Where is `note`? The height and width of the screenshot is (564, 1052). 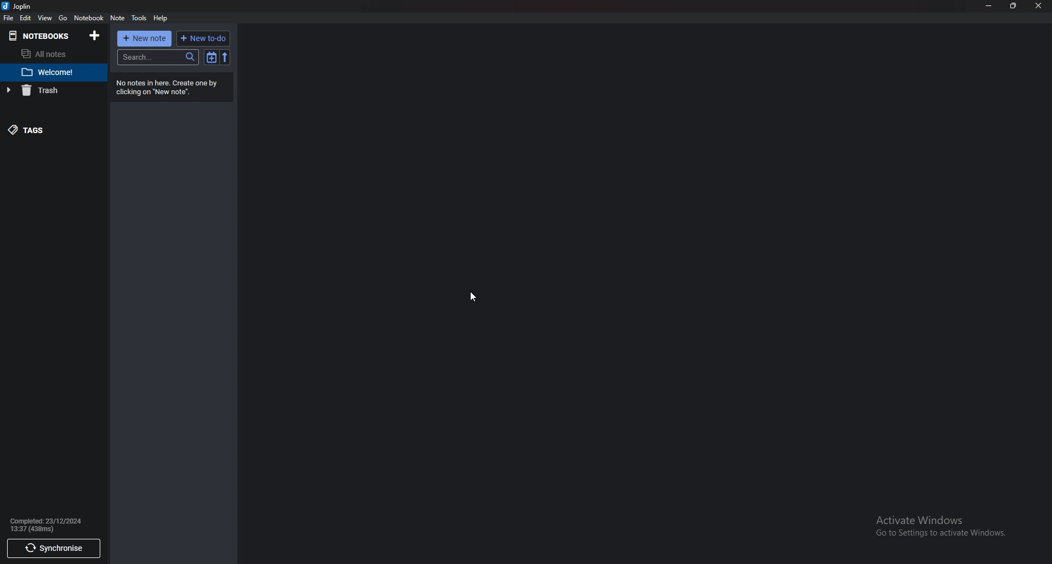 note is located at coordinates (118, 18).